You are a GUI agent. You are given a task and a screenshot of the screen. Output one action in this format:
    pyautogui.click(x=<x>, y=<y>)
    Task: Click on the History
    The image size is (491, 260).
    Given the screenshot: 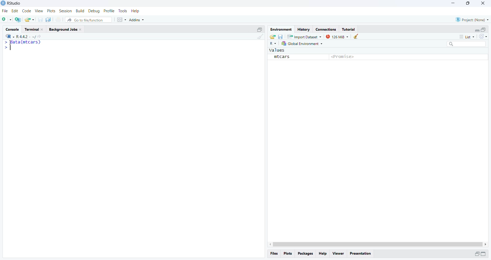 What is the action you would take?
    pyautogui.click(x=303, y=29)
    